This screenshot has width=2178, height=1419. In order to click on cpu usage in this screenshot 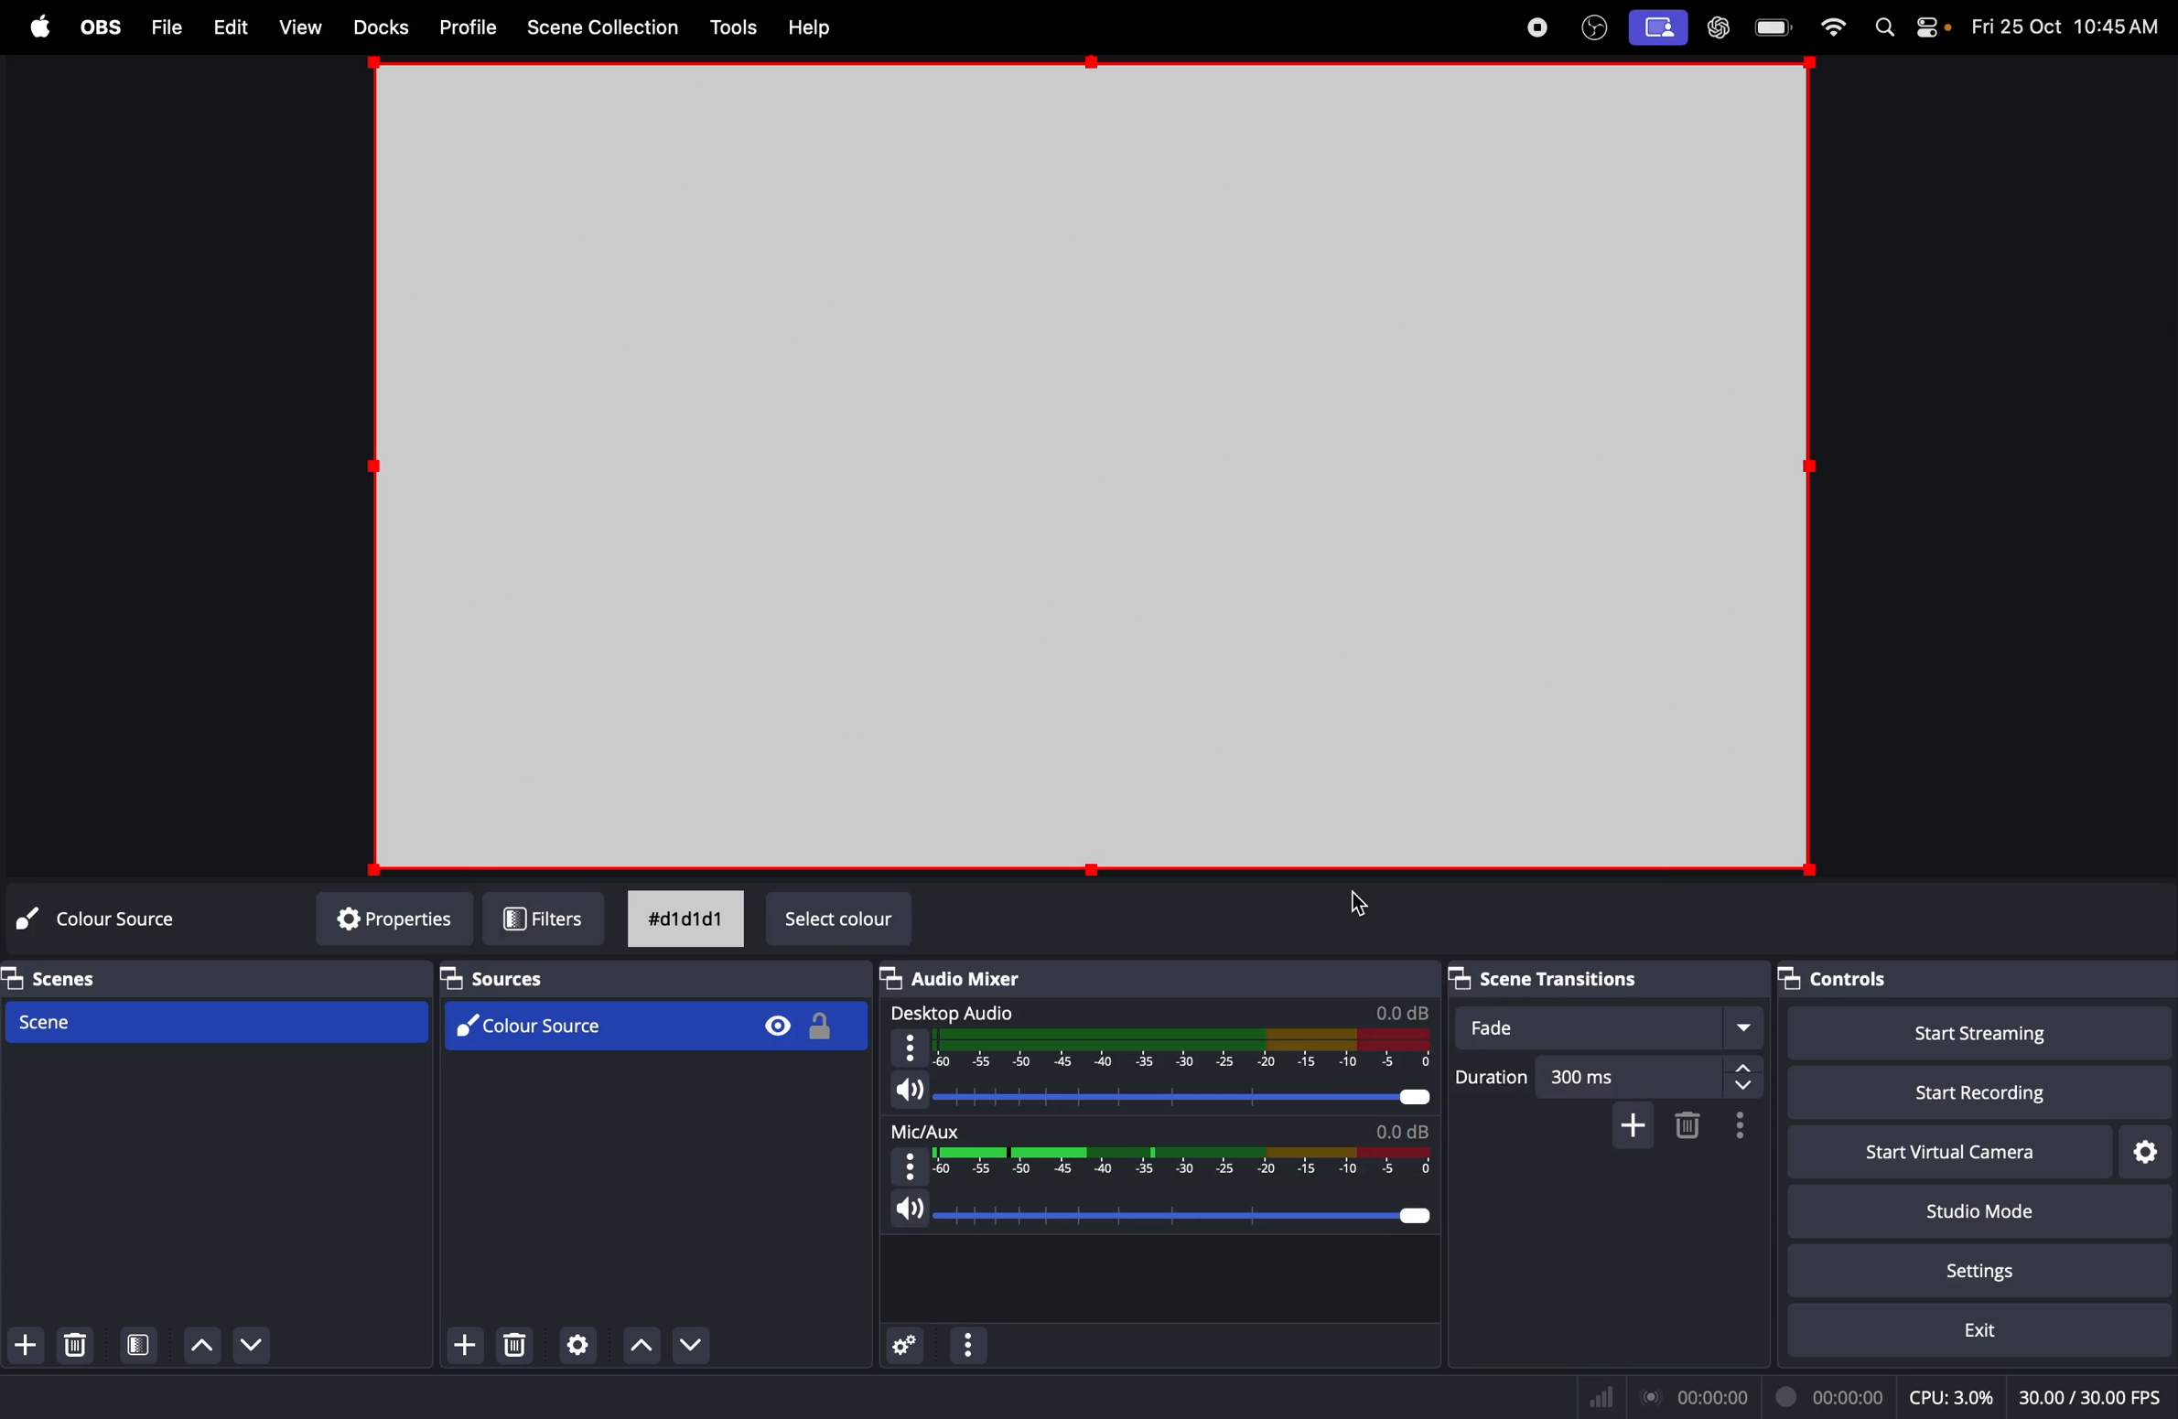, I will do `click(1956, 1394)`.